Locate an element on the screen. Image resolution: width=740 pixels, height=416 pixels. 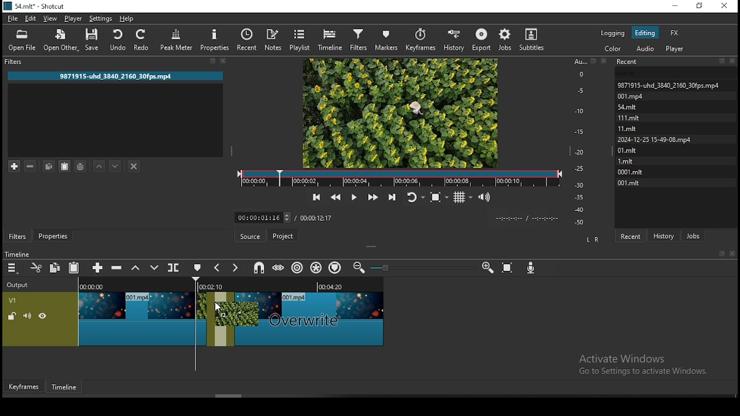
snap is located at coordinates (261, 267).